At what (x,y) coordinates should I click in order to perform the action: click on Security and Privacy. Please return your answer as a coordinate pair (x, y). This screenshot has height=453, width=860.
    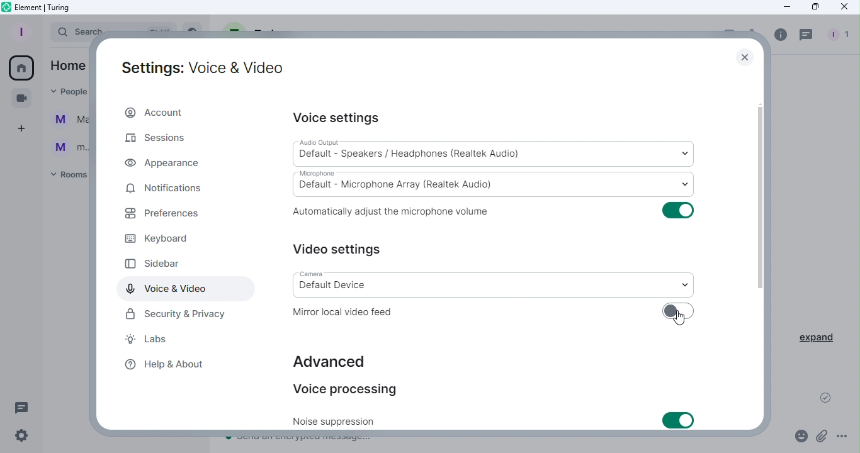
    Looking at the image, I should click on (175, 314).